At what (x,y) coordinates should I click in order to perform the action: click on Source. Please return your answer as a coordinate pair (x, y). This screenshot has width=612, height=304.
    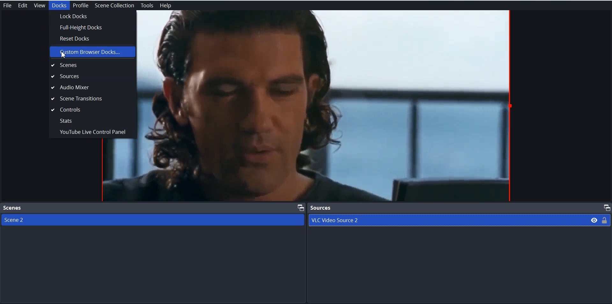
    Looking at the image, I should click on (321, 207).